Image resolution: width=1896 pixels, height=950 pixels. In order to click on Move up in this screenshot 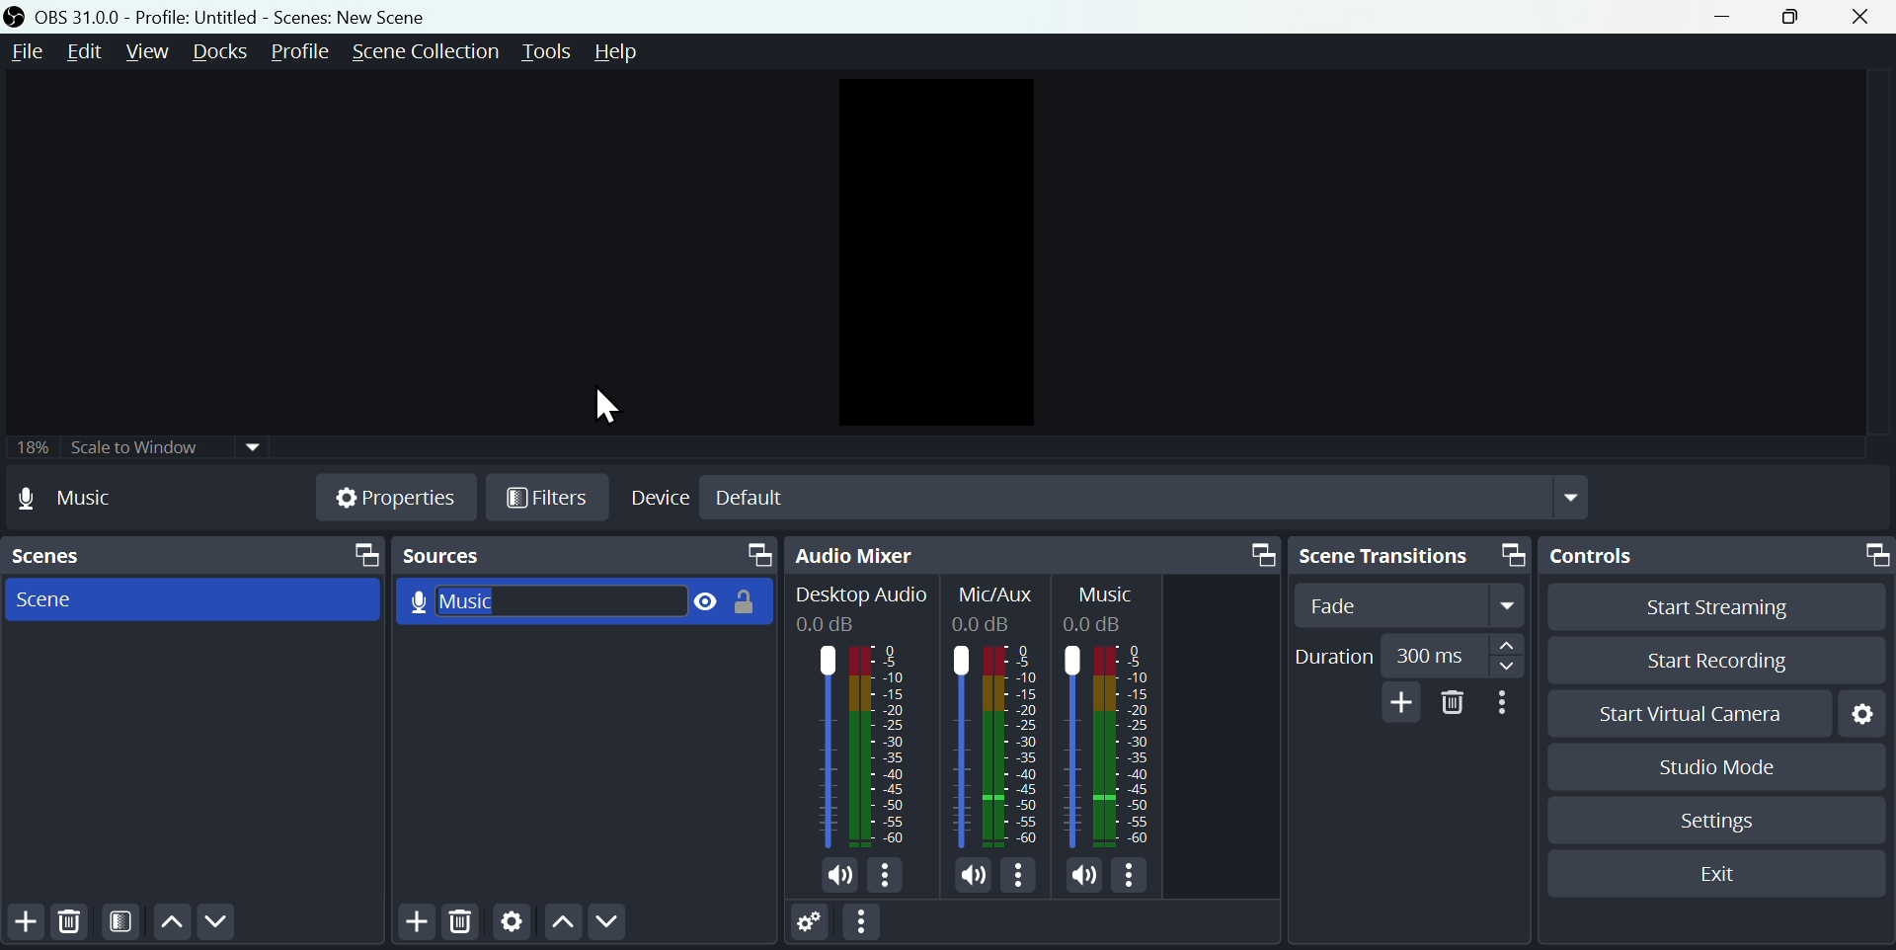, I will do `click(561, 923)`.